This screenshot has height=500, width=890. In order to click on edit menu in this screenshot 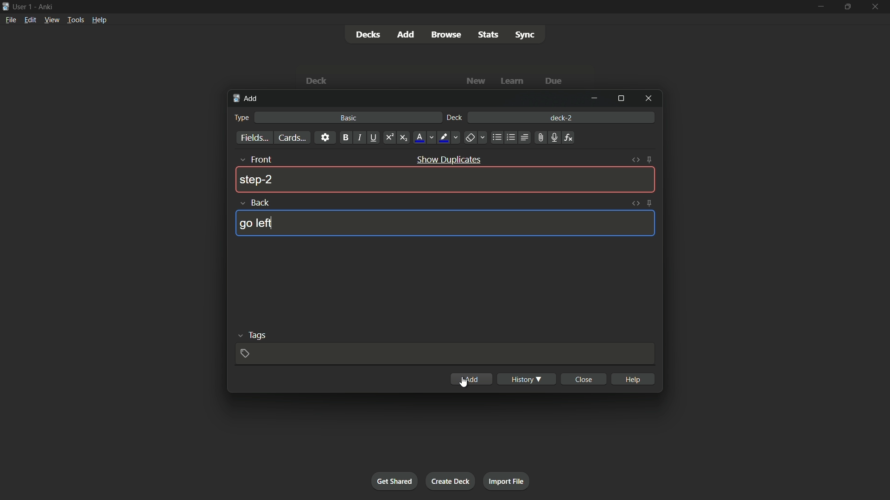, I will do `click(29, 19)`.